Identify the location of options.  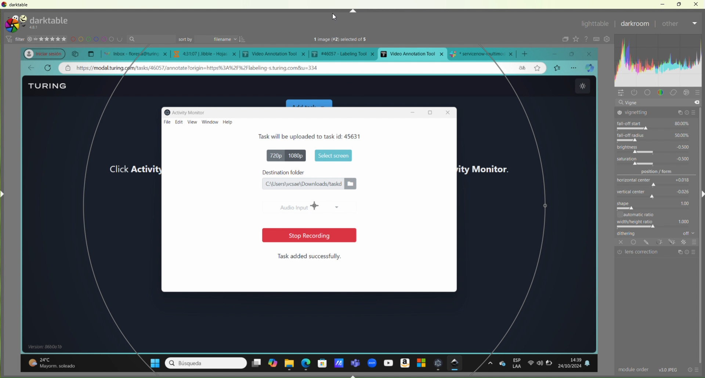
(575, 68).